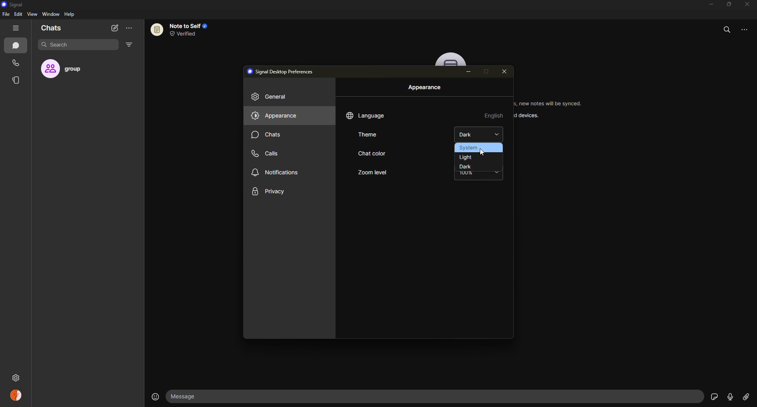 The image size is (757, 407). Describe the element at coordinates (748, 5) in the screenshot. I see `close` at that location.